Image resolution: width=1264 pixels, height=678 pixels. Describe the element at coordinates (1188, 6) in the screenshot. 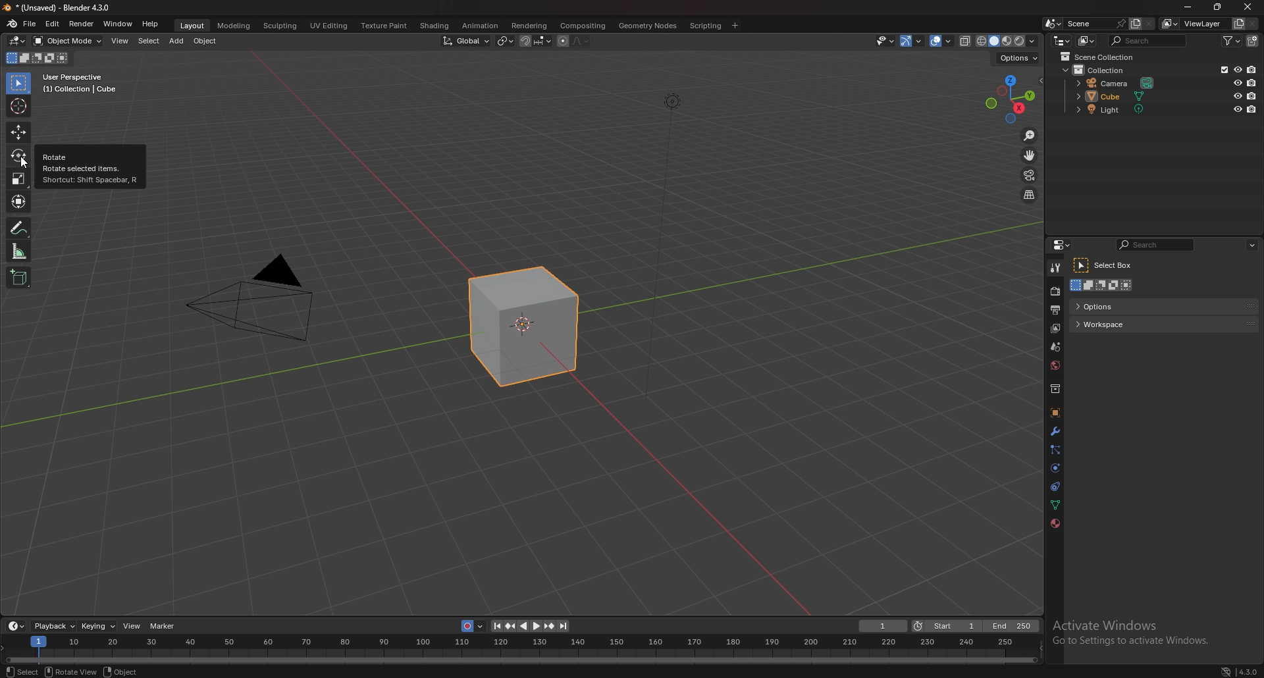

I see `minimize` at that location.